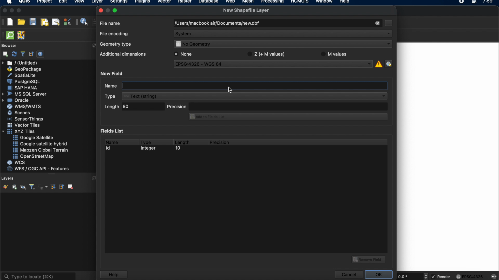  What do you see at coordinates (149, 149) in the screenshot?
I see `integer` at bounding box center [149, 149].